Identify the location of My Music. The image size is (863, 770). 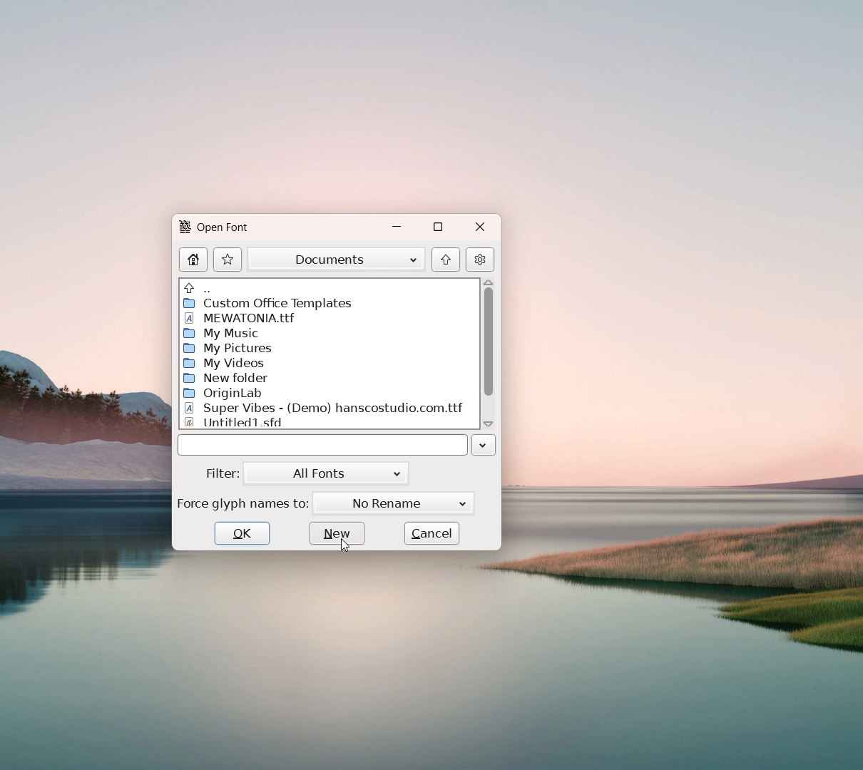
(226, 332).